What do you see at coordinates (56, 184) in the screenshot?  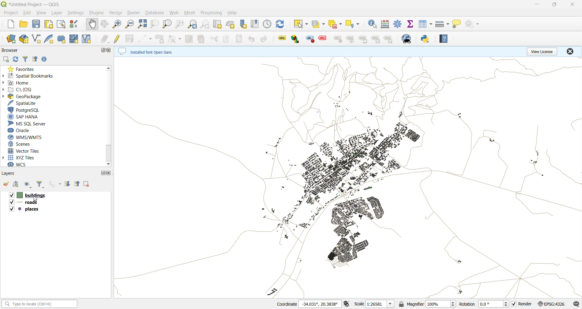 I see `filter by expression` at bounding box center [56, 184].